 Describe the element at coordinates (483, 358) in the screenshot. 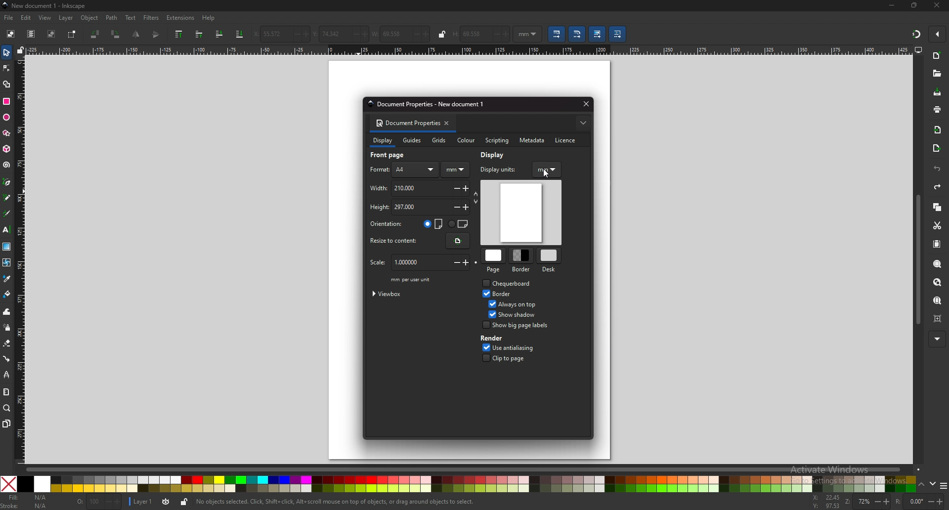

I see `Checkbox` at that location.